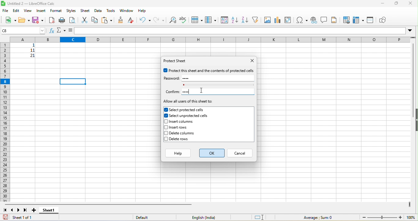 This screenshot has width=418, height=221. I want to click on data, so click(98, 11).